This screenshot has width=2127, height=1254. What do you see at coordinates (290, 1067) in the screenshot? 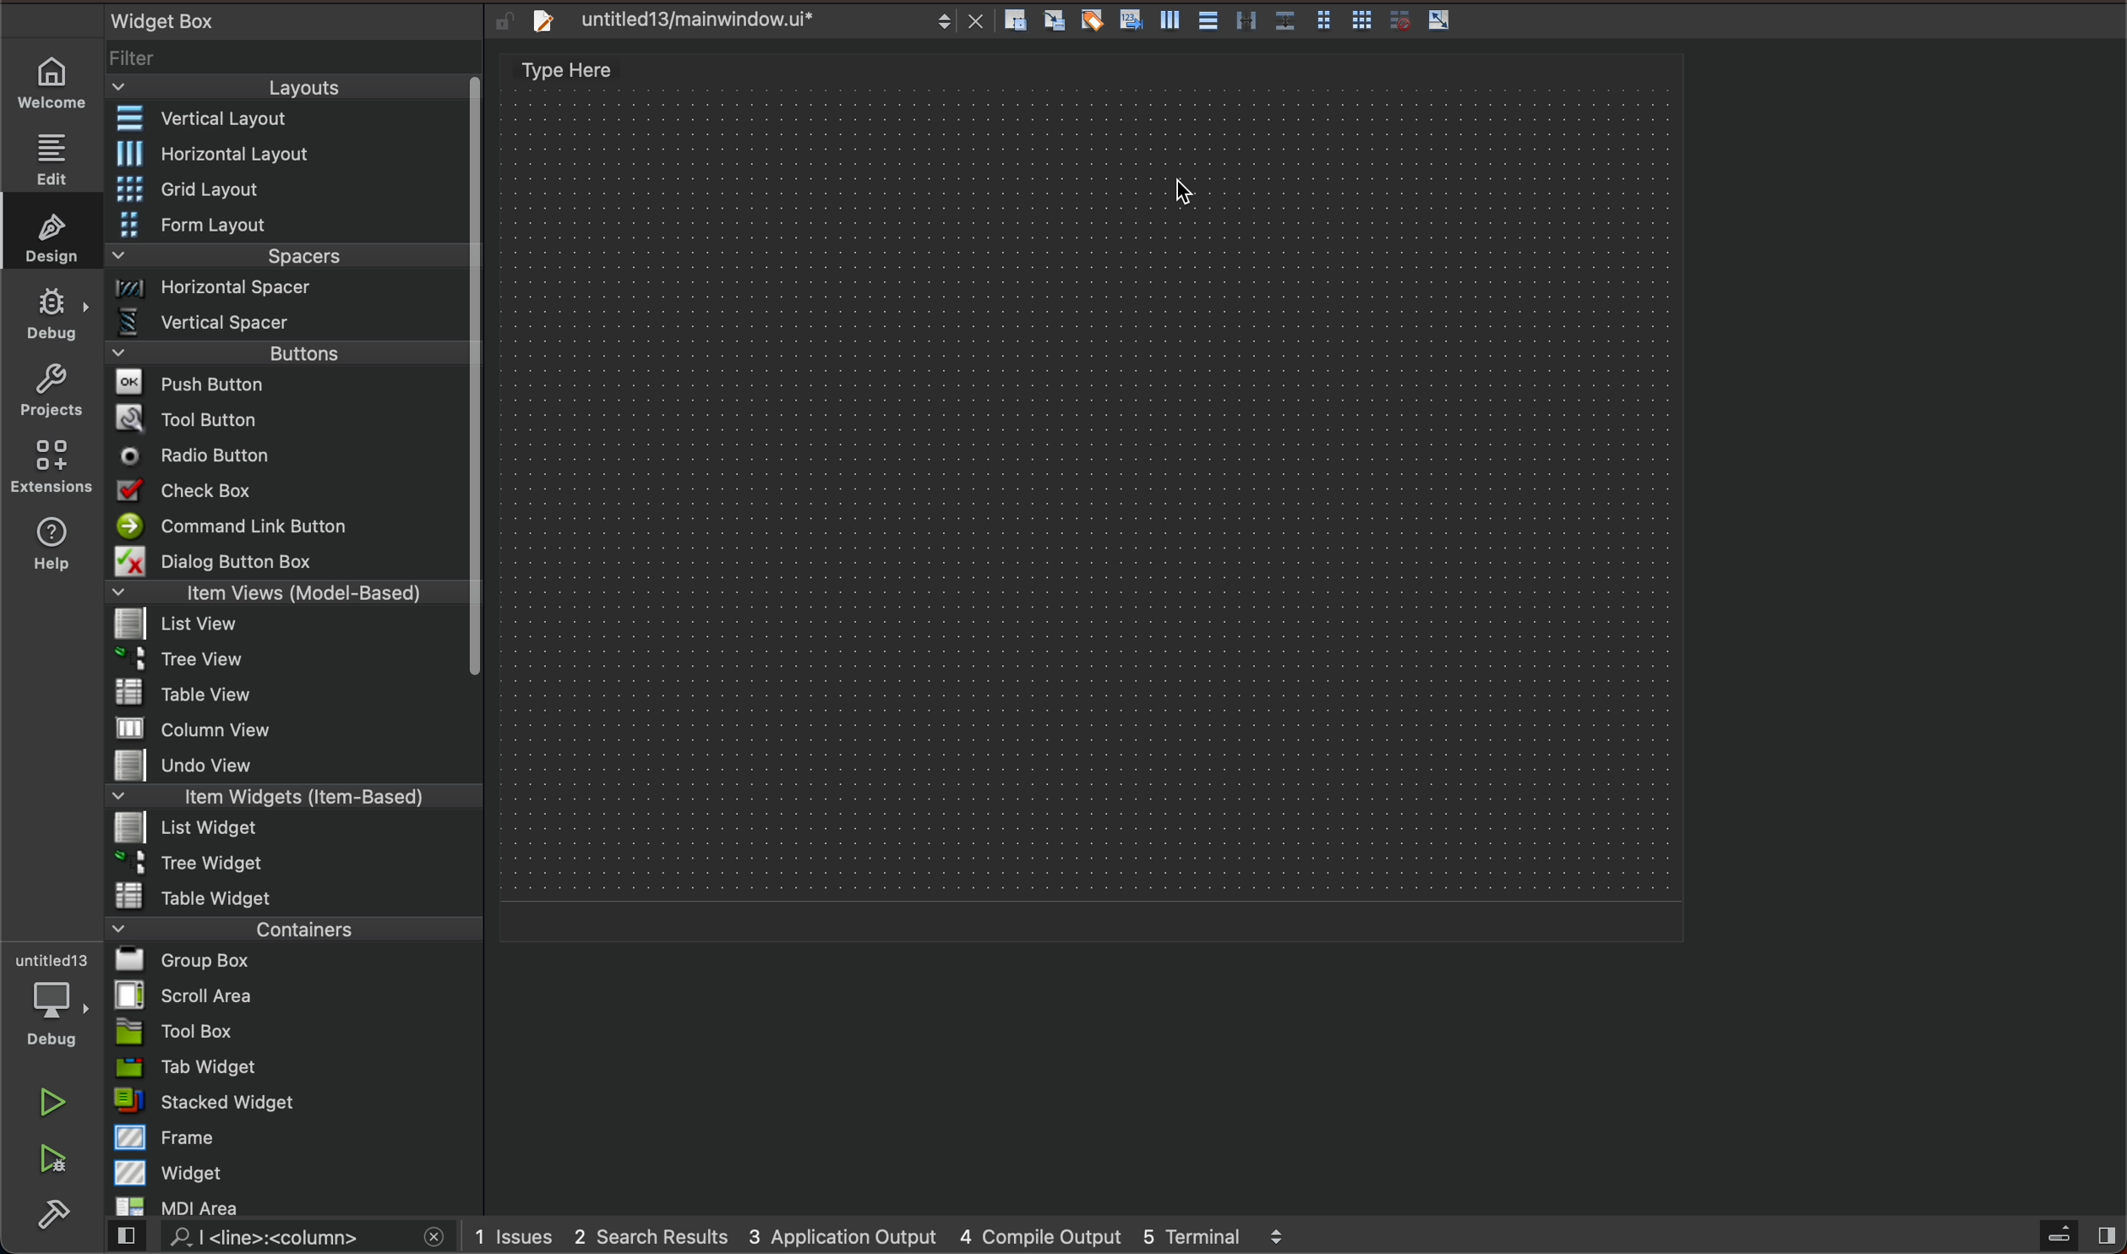
I see `tab widget` at bounding box center [290, 1067].